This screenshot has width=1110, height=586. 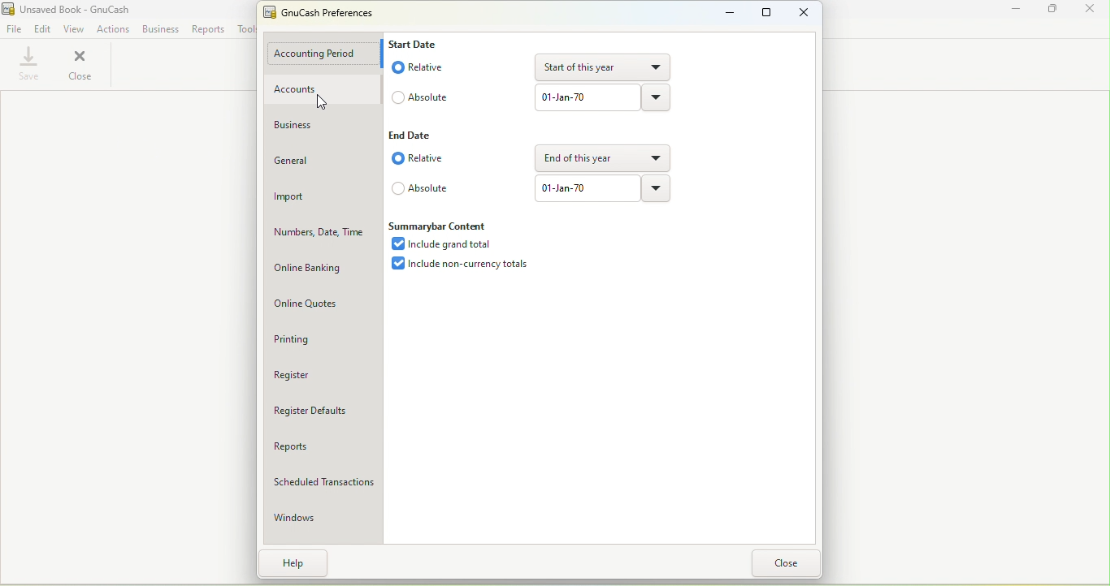 I want to click on Numbers, date, time, so click(x=323, y=233).